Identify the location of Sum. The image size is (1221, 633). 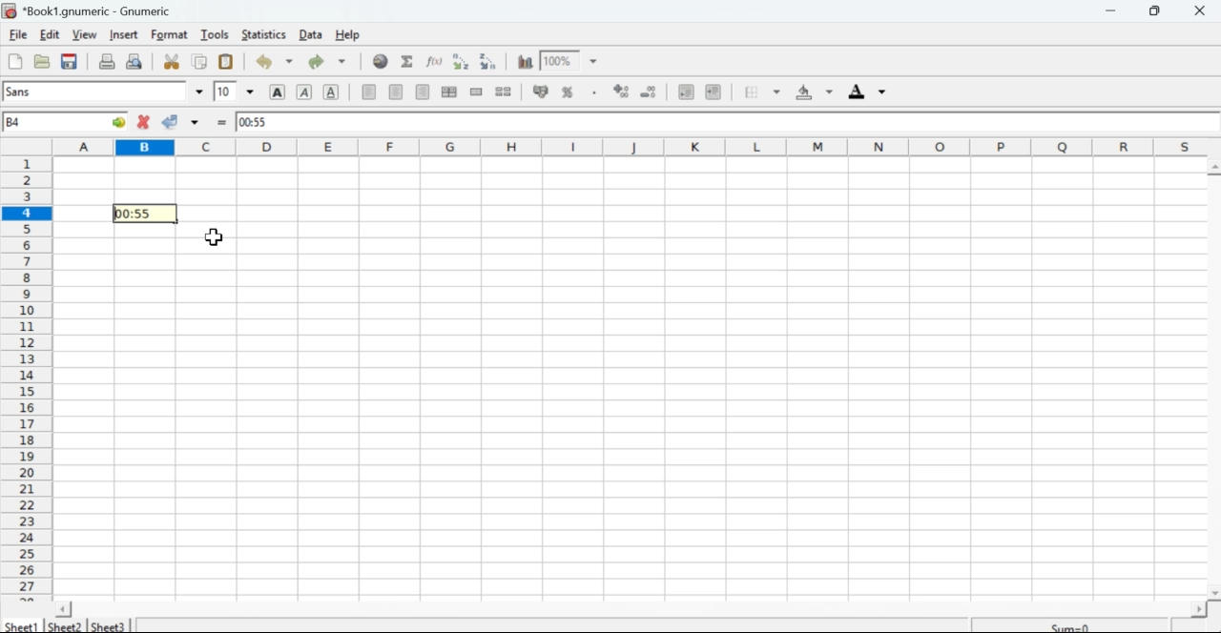
(1071, 624).